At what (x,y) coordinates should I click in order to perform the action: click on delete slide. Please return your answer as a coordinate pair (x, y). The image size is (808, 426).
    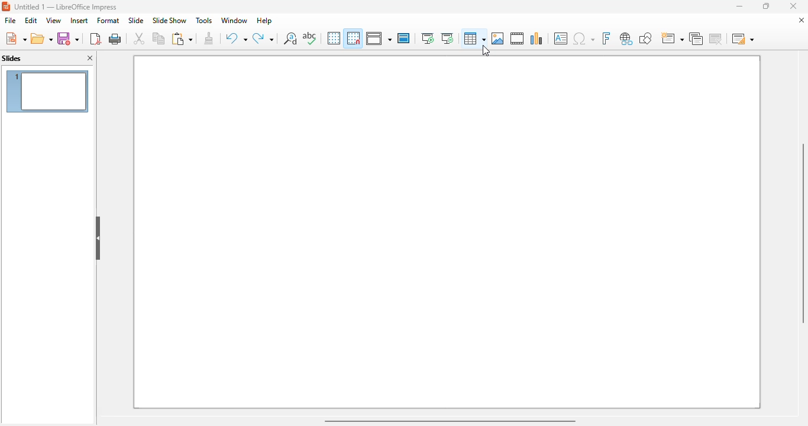
    Looking at the image, I should click on (716, 38).